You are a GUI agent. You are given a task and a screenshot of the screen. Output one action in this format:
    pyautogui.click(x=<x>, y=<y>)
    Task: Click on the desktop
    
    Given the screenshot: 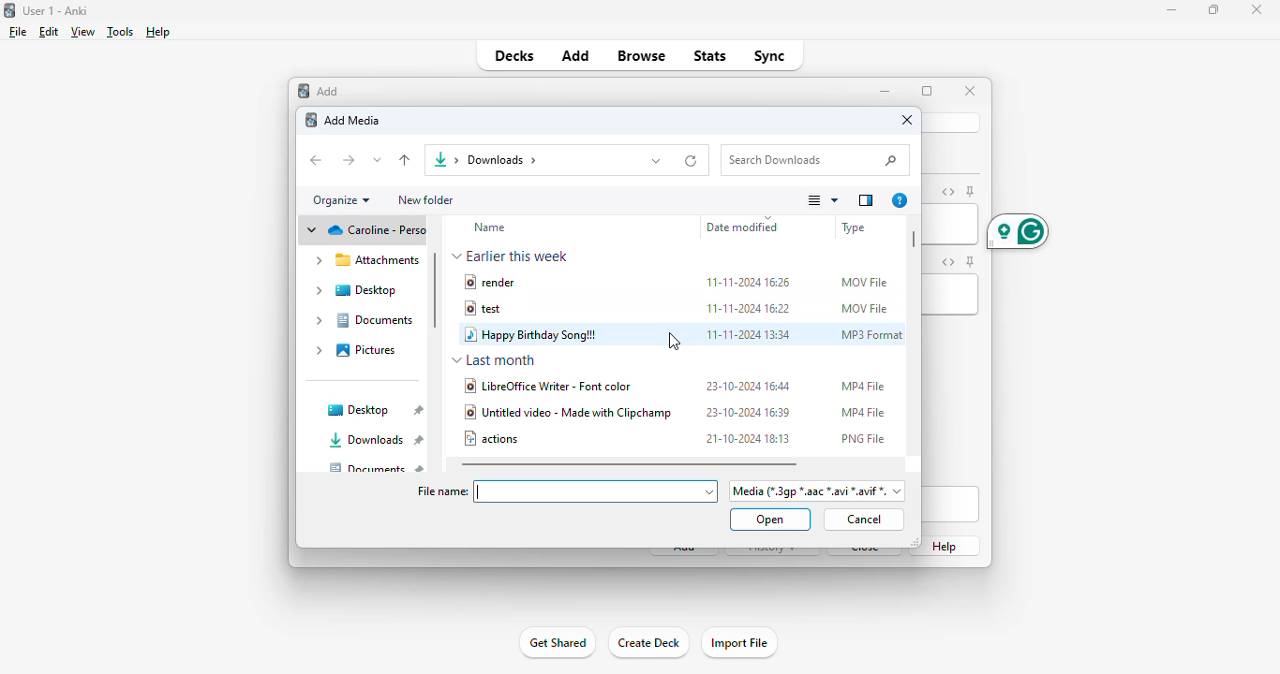 What is the action you would take?
    pyautogui.click(x=354, y=291)
    